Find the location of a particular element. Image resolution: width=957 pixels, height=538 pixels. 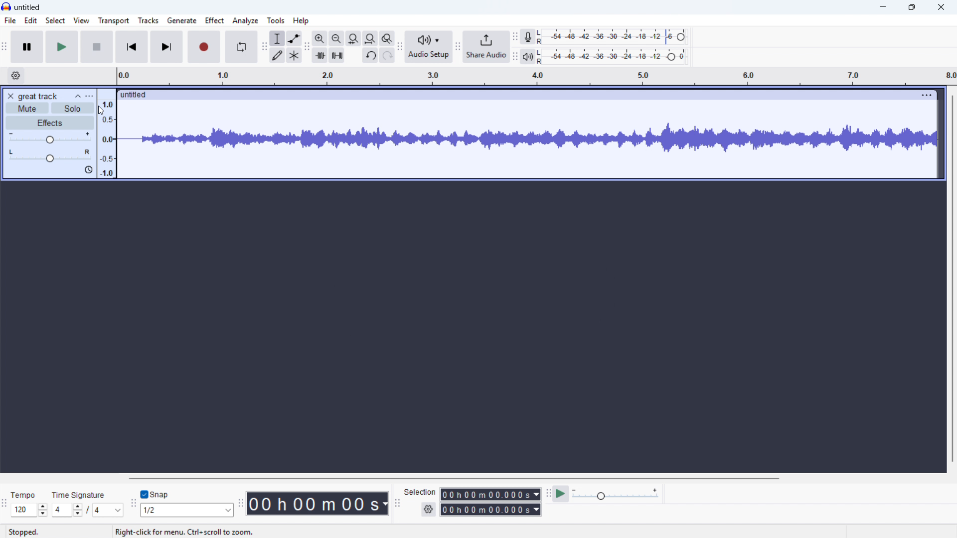

Time toolbar  is located at coordinates (240, 505).